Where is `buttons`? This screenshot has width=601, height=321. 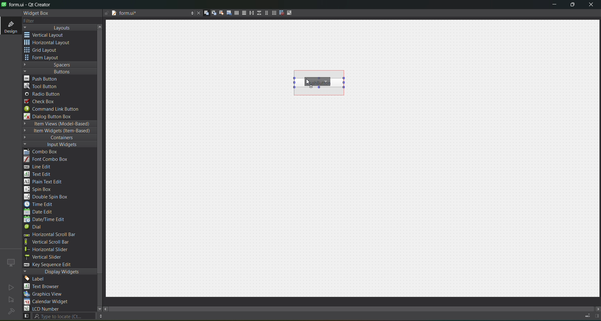
buttons is located at coordinates (58, 71).